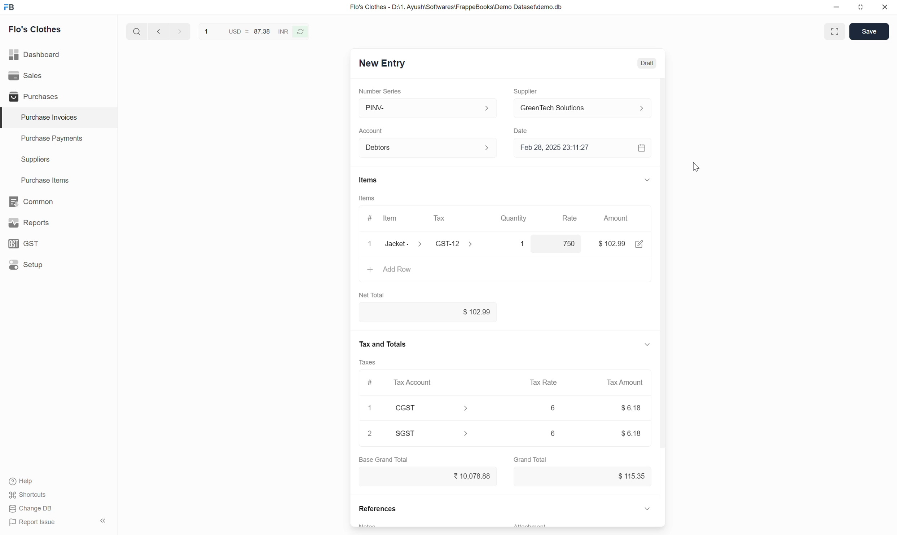  What do you see at coordinates (371, 131) in the screenshot?
I see `Account` at bounding box center [371, 131].